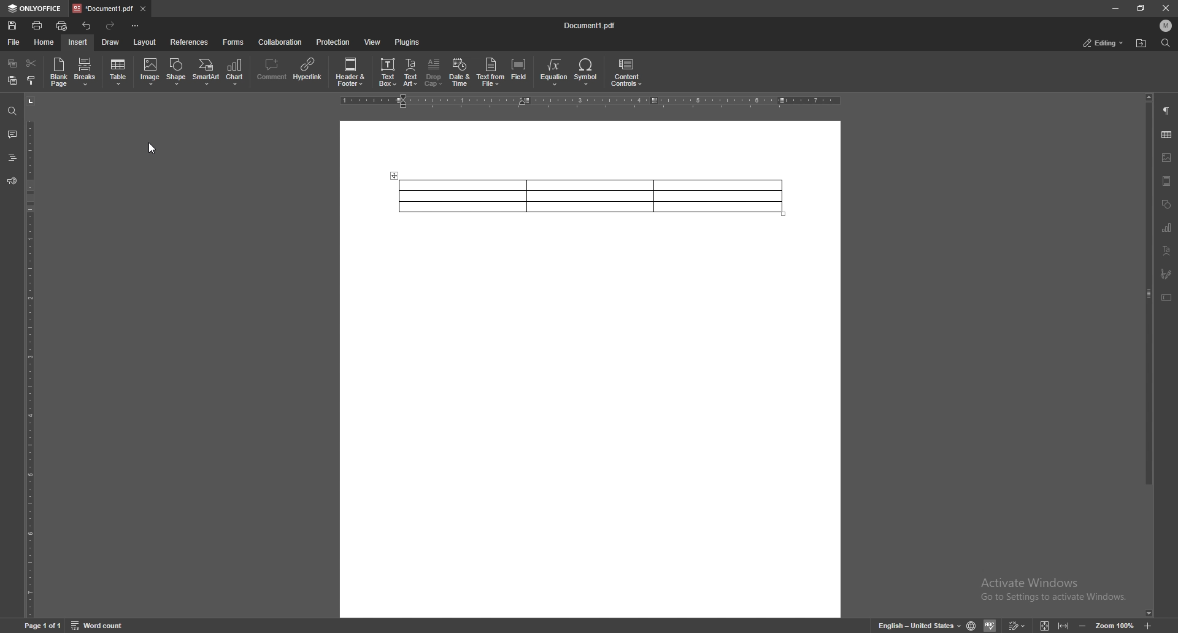 This screenshot has width=1178, height=633. What do you see at coordinates (110, 27) in the screenshot?
I see `redo` at bounding box center [110, 27].